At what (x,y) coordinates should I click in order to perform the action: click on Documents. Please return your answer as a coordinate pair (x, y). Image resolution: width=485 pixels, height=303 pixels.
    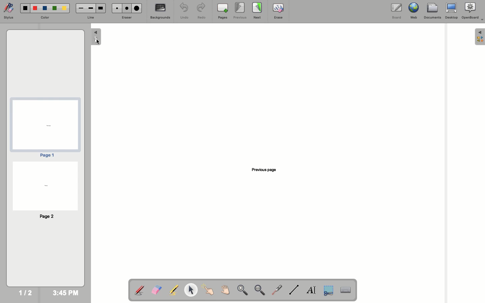
    Looking at the image, I should click on (432, 11).